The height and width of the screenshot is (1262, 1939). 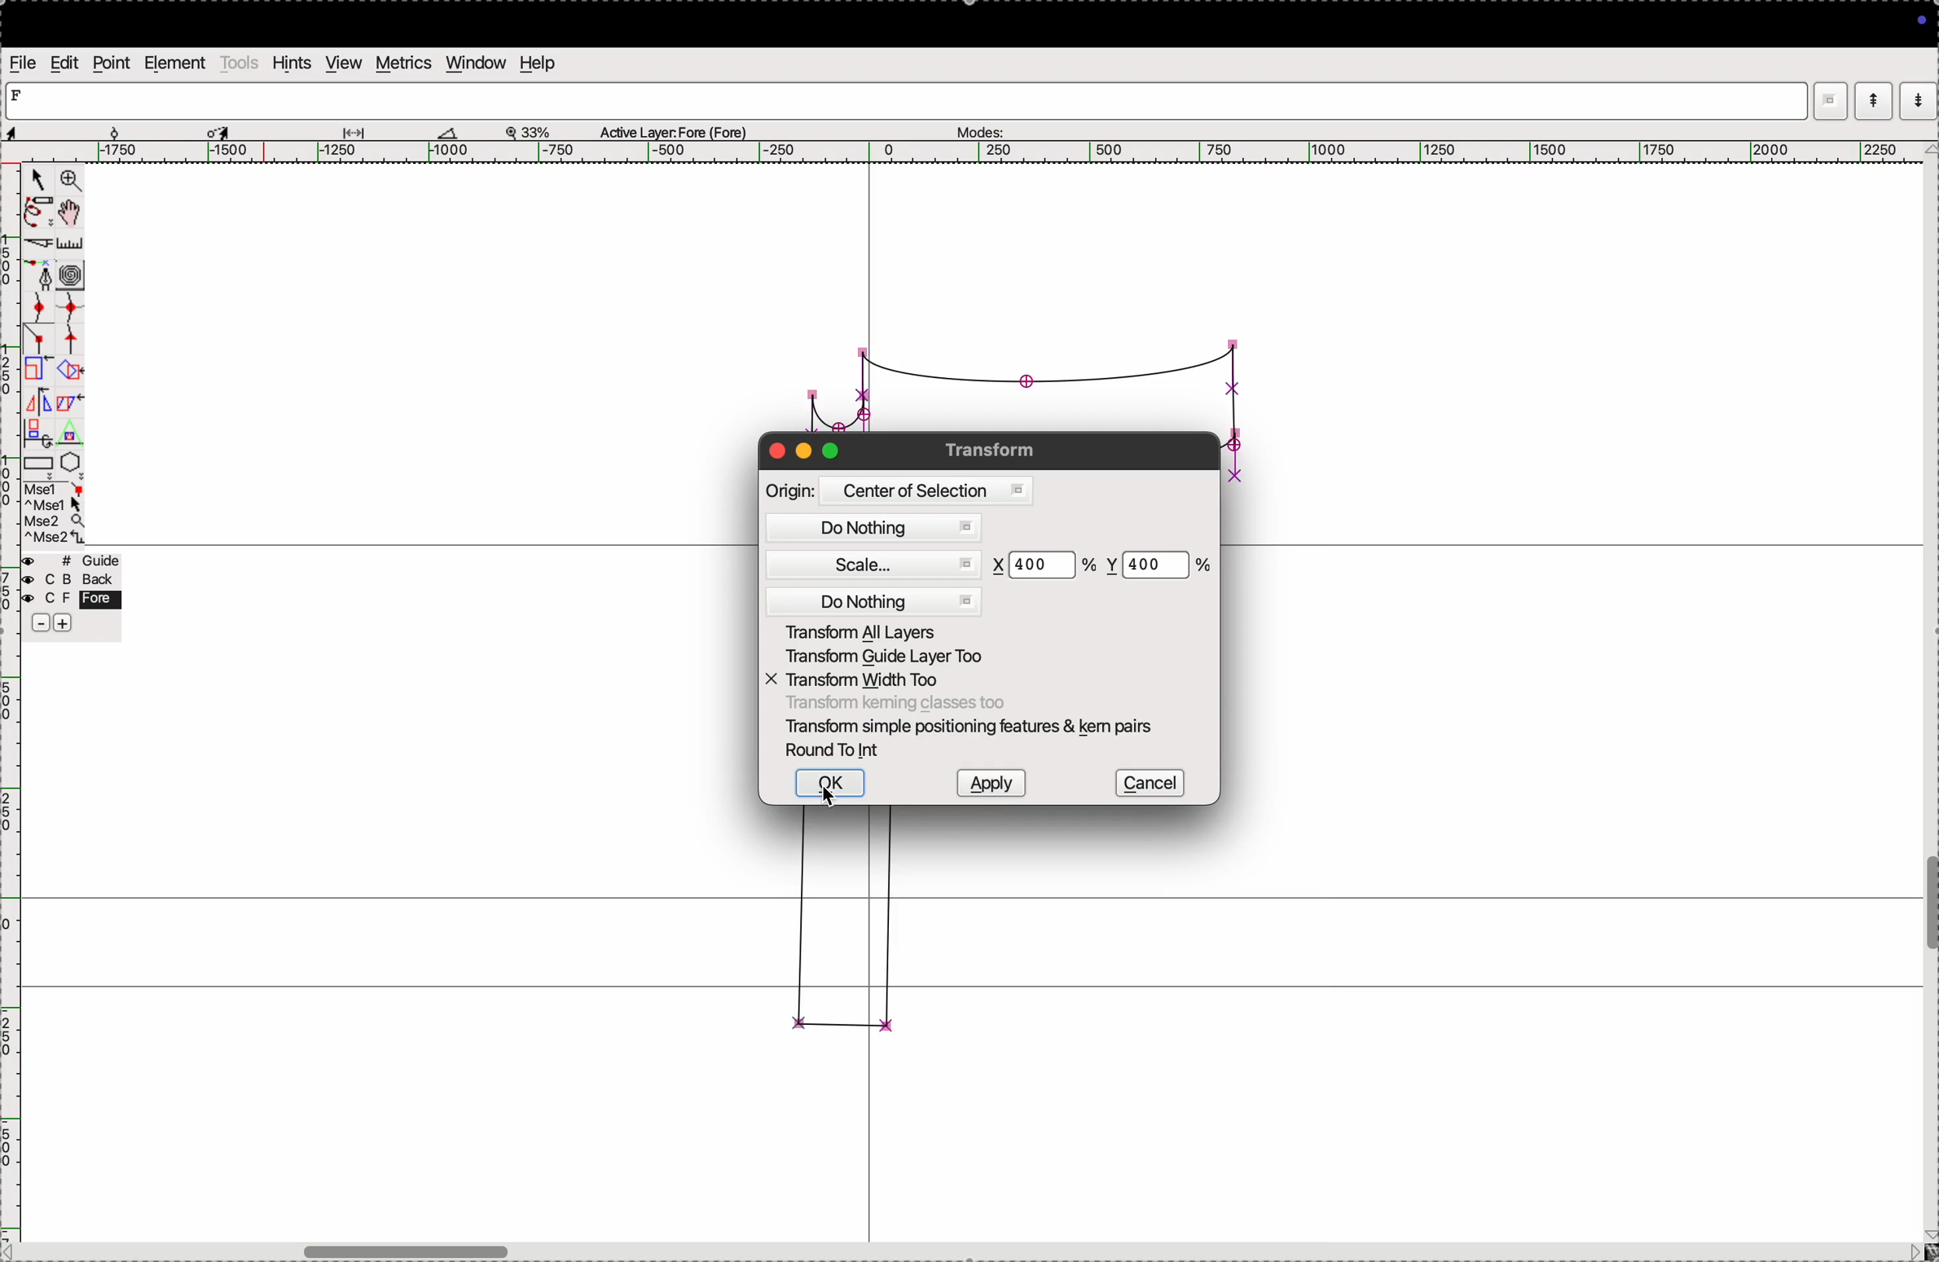 I want to click on Cursor, so click(x=829, y=797).